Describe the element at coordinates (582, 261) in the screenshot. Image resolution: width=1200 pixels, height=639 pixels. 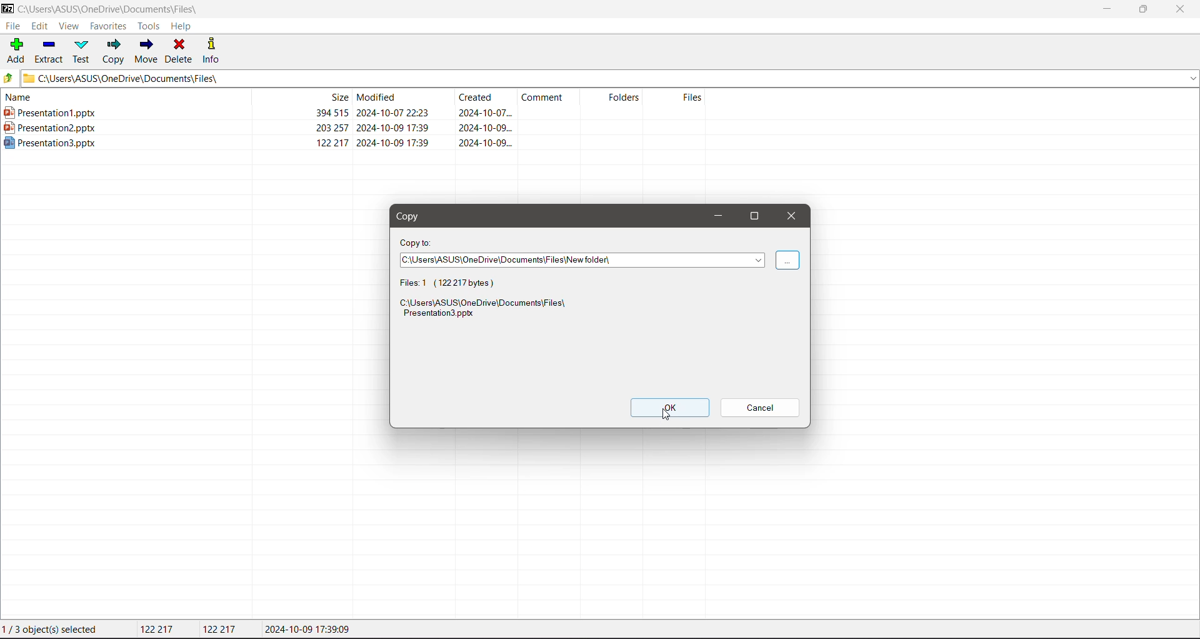
I see `Set the required path to paste the copied file to` at that location.